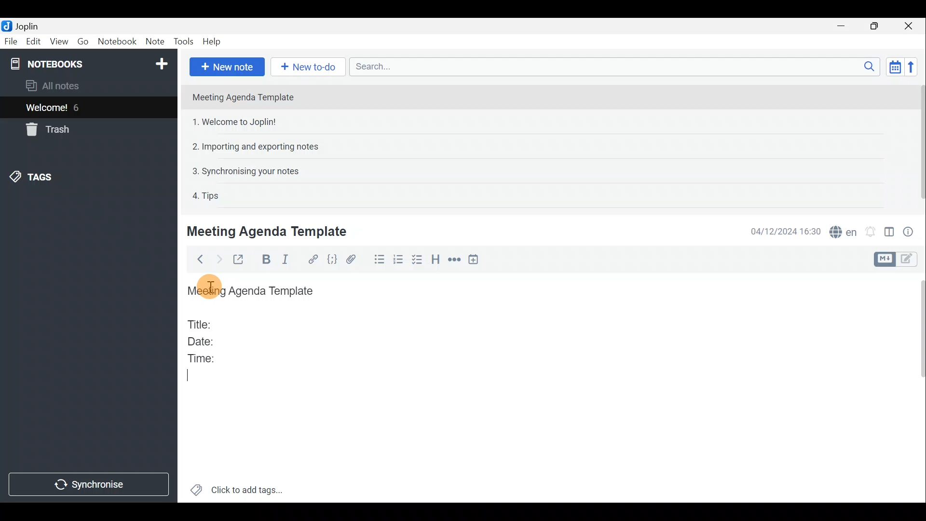 This screenshot has height=521, width=926. What do you see at coordinates (875, 27) in the screenshot?
I see `Maximise` at bounding box center [875, 27].